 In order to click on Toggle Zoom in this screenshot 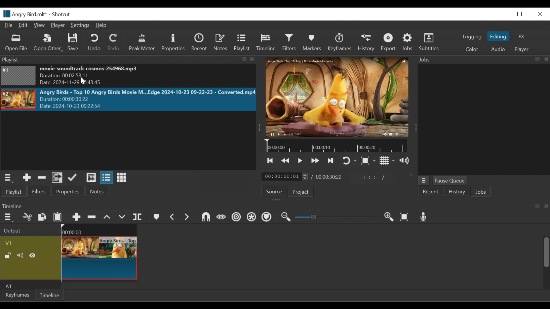, I will do `click(369, 161)`.